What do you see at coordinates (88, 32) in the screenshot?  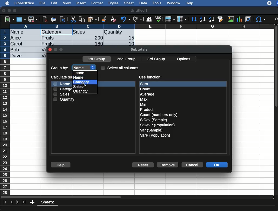 I see `sales` at bounding box center [88, 32].